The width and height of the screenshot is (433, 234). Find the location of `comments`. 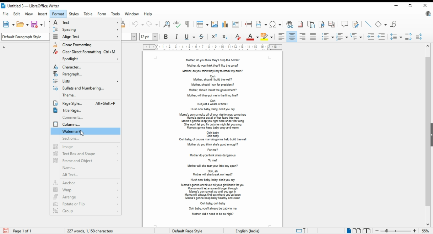

comments is located at coordinates (86, 117).